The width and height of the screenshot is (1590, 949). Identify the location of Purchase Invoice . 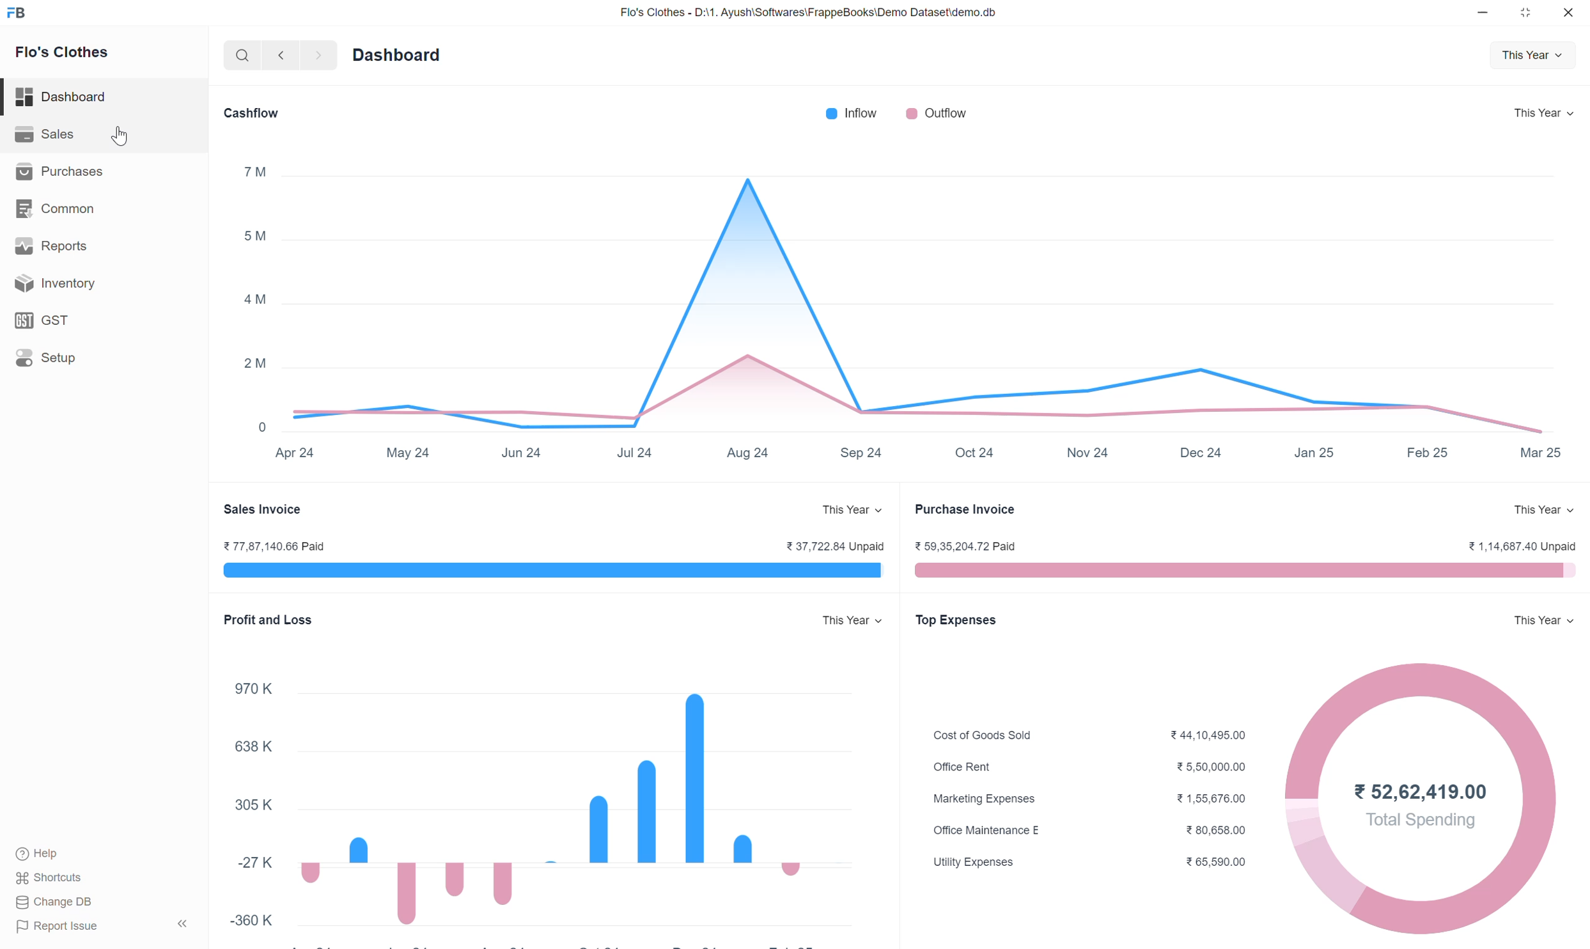
(965, 510).